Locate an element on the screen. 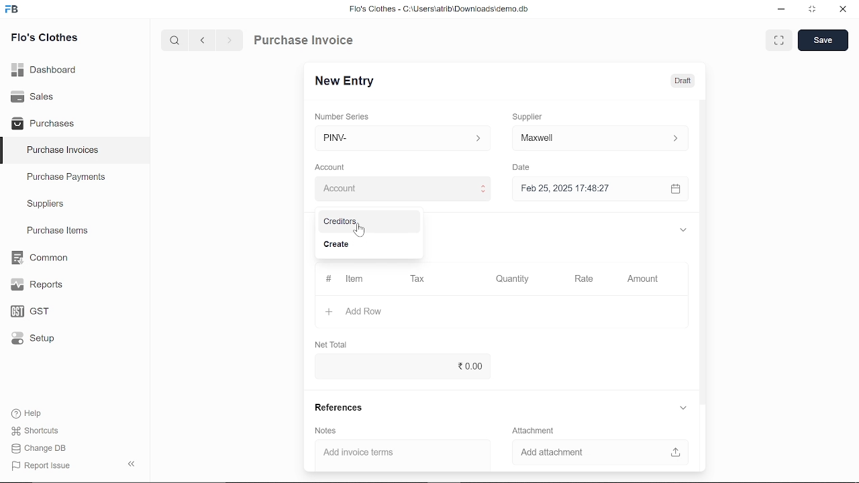 This screenshot has width=859, height=483. Creditors, is located at coordinates (366, 222).